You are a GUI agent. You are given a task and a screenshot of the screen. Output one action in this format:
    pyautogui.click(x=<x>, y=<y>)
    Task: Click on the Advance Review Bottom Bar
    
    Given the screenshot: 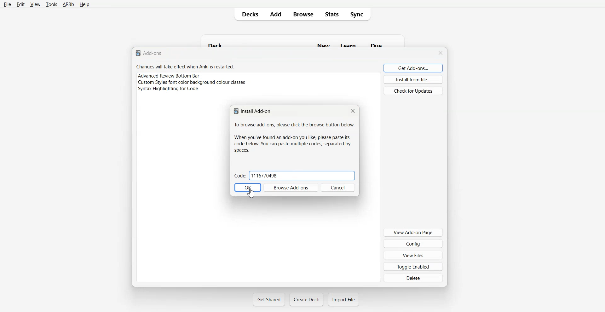 What is the action you would take?
    pyautogui.click(x=259, y=75)
    